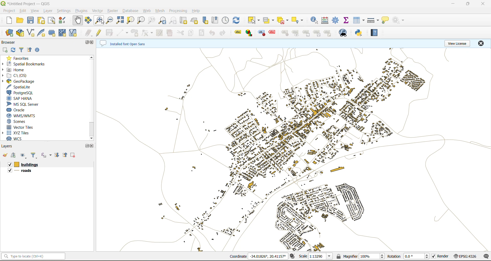 This screenshot has height=261, width=491. What do you see at coordinates (325, 20) in the screenshot?
I see `calculator` at bounding box center [325, 20].